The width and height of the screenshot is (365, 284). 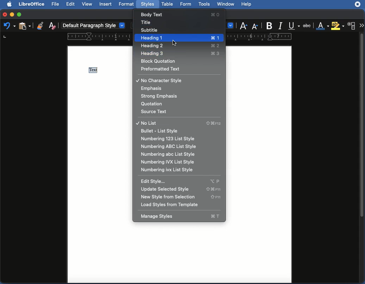 What do you see at coordinates (281, 26) in the screenshot?
I see `Italics` at bounding box center [281, 26].